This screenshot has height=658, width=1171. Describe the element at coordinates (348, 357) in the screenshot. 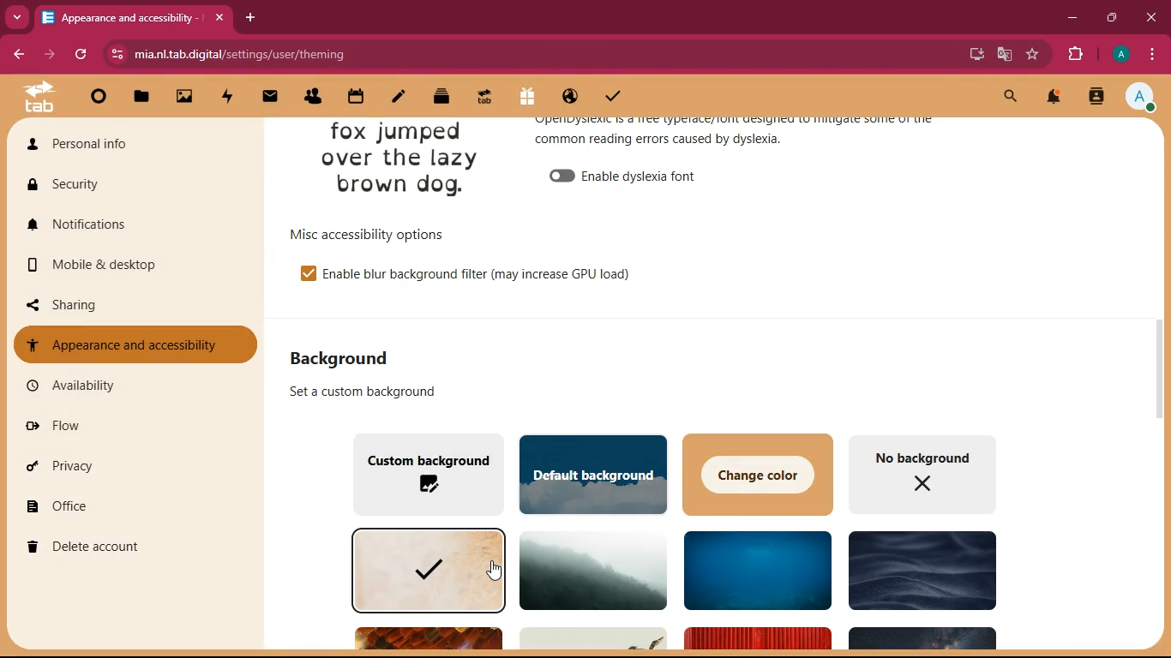

I see `background` at that location.